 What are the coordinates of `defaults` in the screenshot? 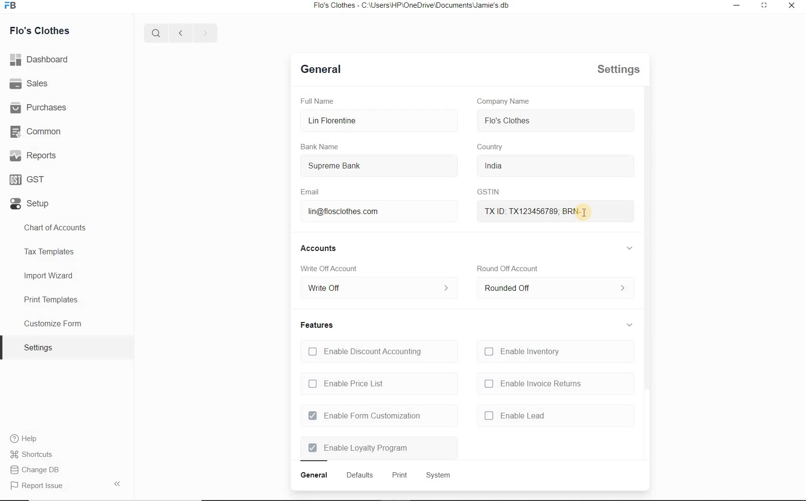 It's located at (359, 475).